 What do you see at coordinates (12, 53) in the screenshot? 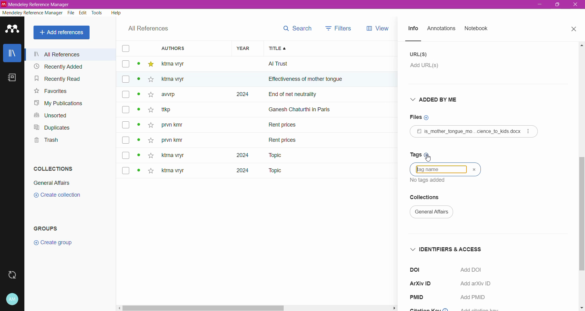
I see `Library` at bounding box center [12, 53].